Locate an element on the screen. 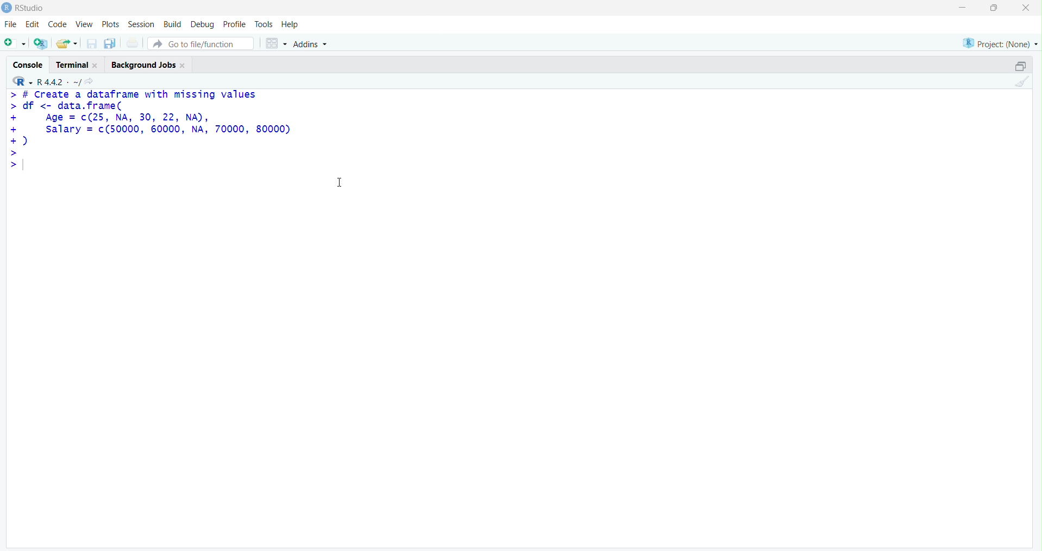 This screenshot has height=551, width=1042. Save current document (Ctrl + S) is located at coordinates (91, 43).